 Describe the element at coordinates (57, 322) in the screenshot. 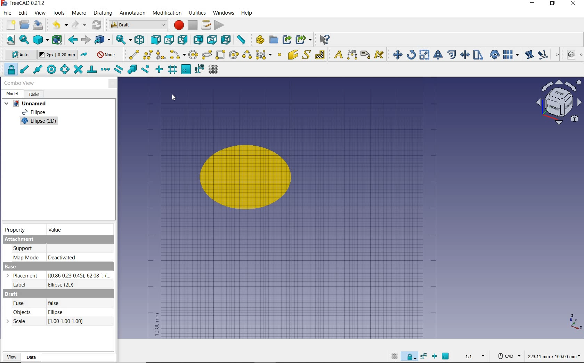

I see `draft` at that location.